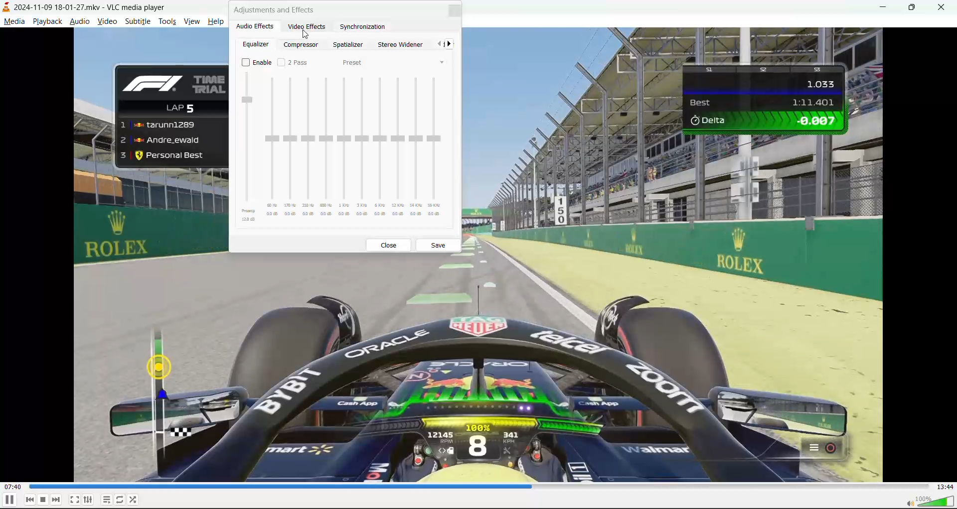  What do you see at coordinates (480, 487) in the screenshot?
I see `track slider` at bounding box center [480, 487].